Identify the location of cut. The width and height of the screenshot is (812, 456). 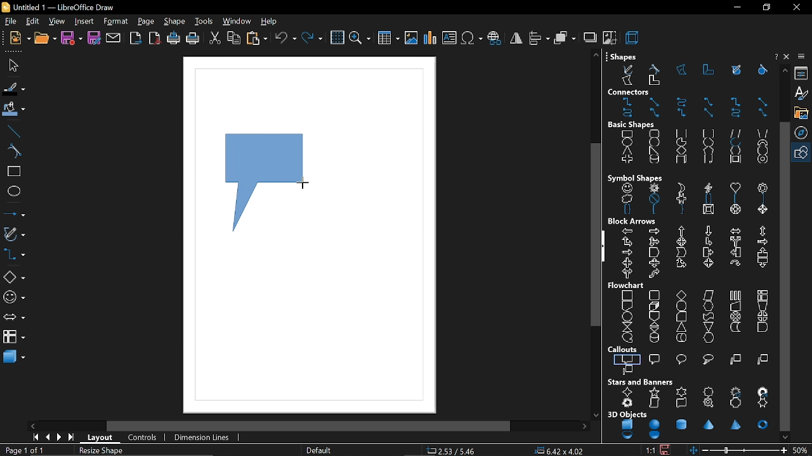
(214, 39).